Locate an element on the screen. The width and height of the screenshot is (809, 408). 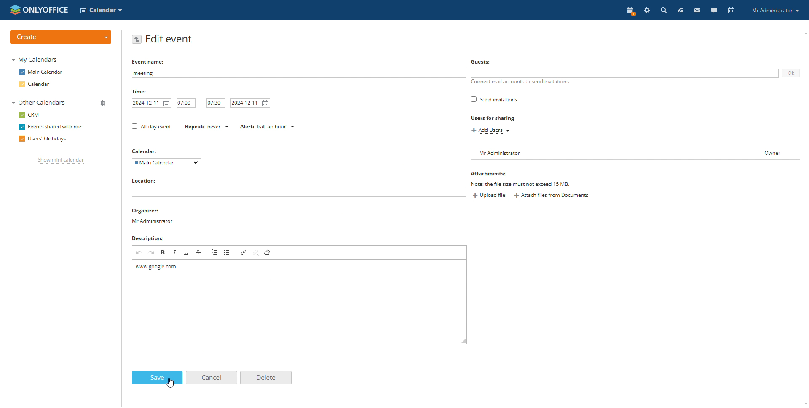
save is located at coordinates (158, 378).